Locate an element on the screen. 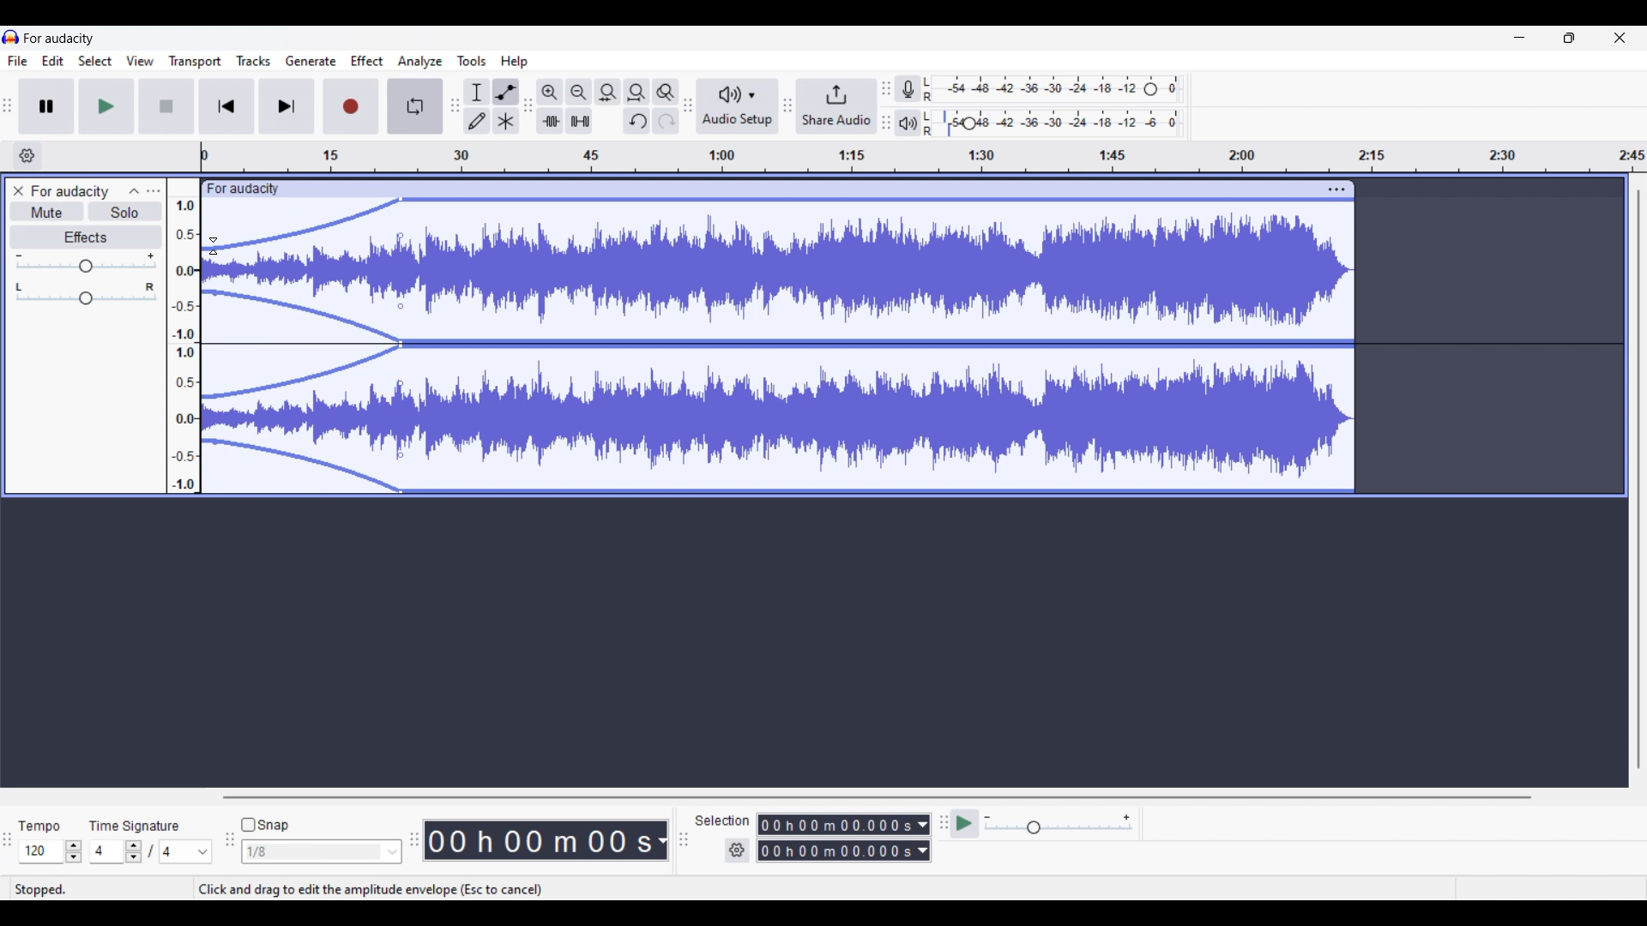 The image size is (1647, 926). Share audio is located at coordinates (837, 105).